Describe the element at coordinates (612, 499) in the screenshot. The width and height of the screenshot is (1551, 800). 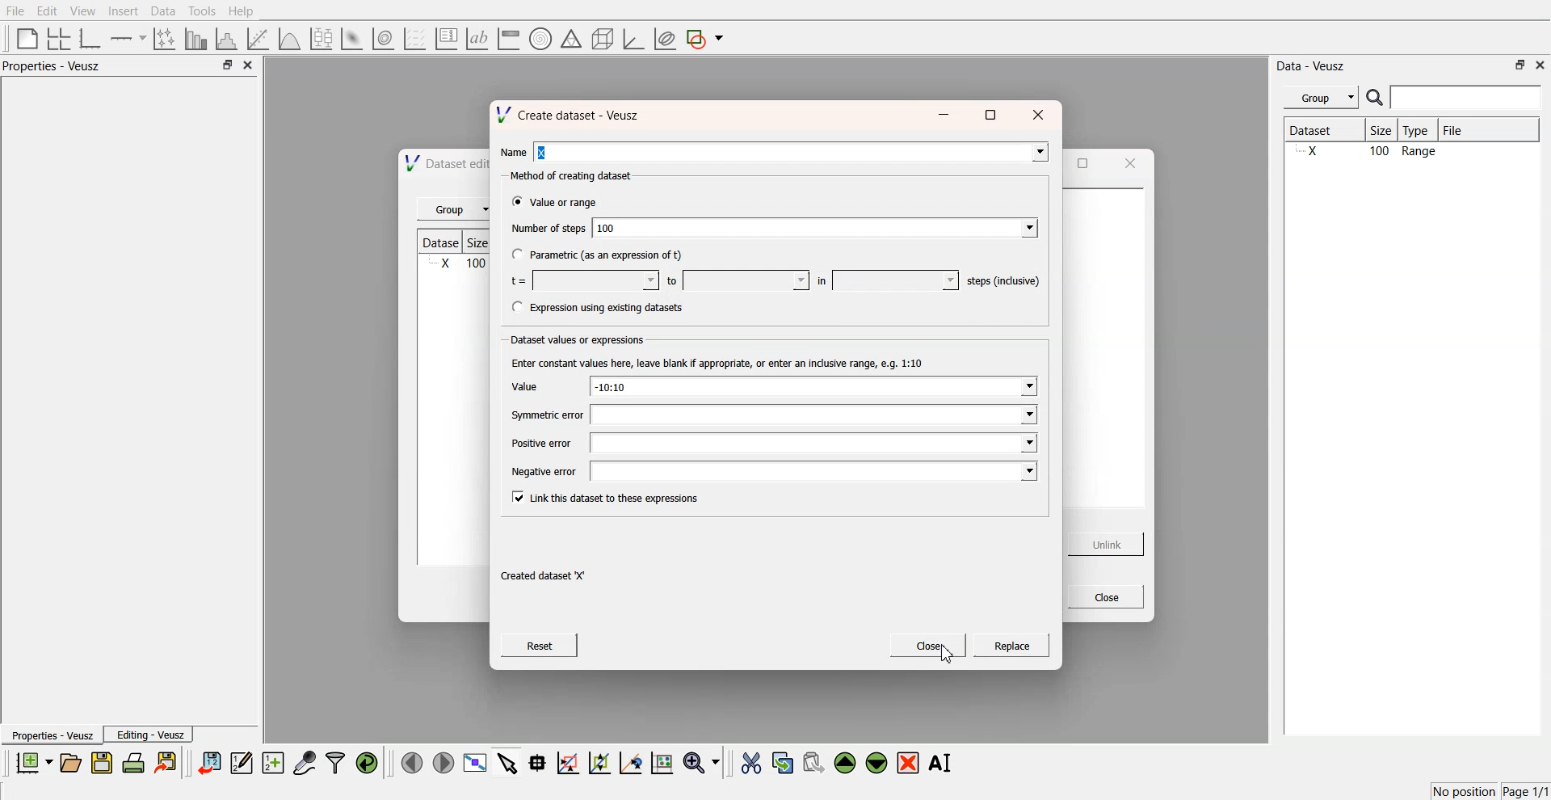
I see `Link this dataset to these expressions` at that location.